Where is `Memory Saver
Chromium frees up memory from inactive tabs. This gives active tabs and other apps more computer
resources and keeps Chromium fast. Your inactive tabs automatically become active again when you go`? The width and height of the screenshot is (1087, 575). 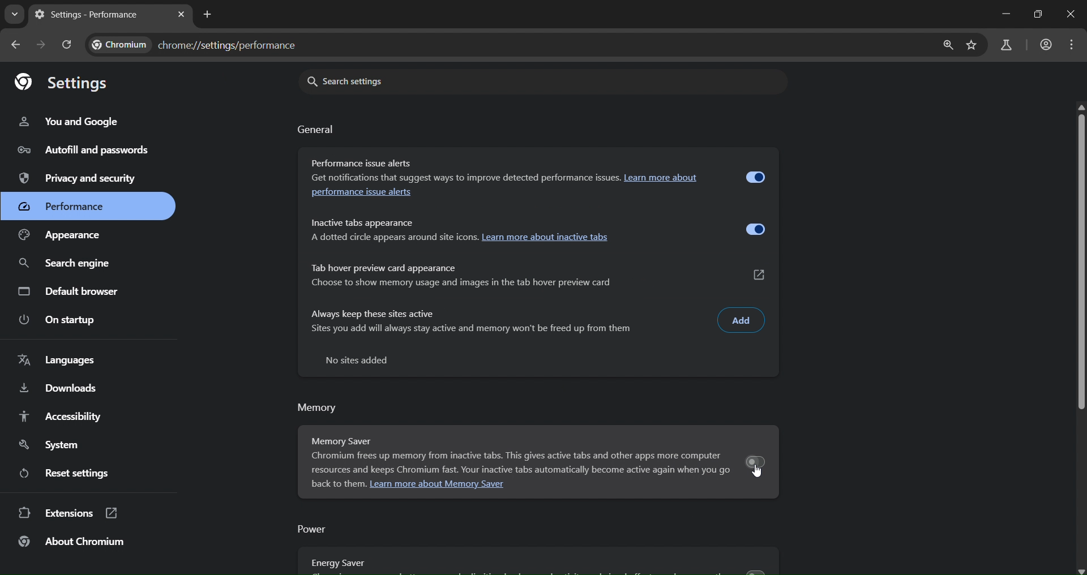 Memory Saver
Chromium frees up memory from inactive tabs. This gives active tabs and other apps more computer
resources and keeps Chromium fast. Your inactive tabs automatically become active again when you go is located at coordinates (523, 454).